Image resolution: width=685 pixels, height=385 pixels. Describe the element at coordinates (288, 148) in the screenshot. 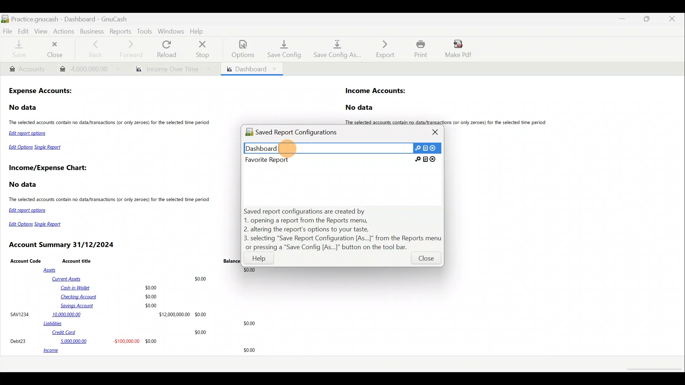

I see `Cursor` at that location.